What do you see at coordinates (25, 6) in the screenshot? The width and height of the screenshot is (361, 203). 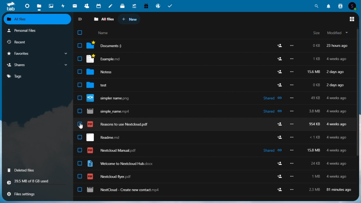 I see `dashboard` at bounding box center [25, 6].